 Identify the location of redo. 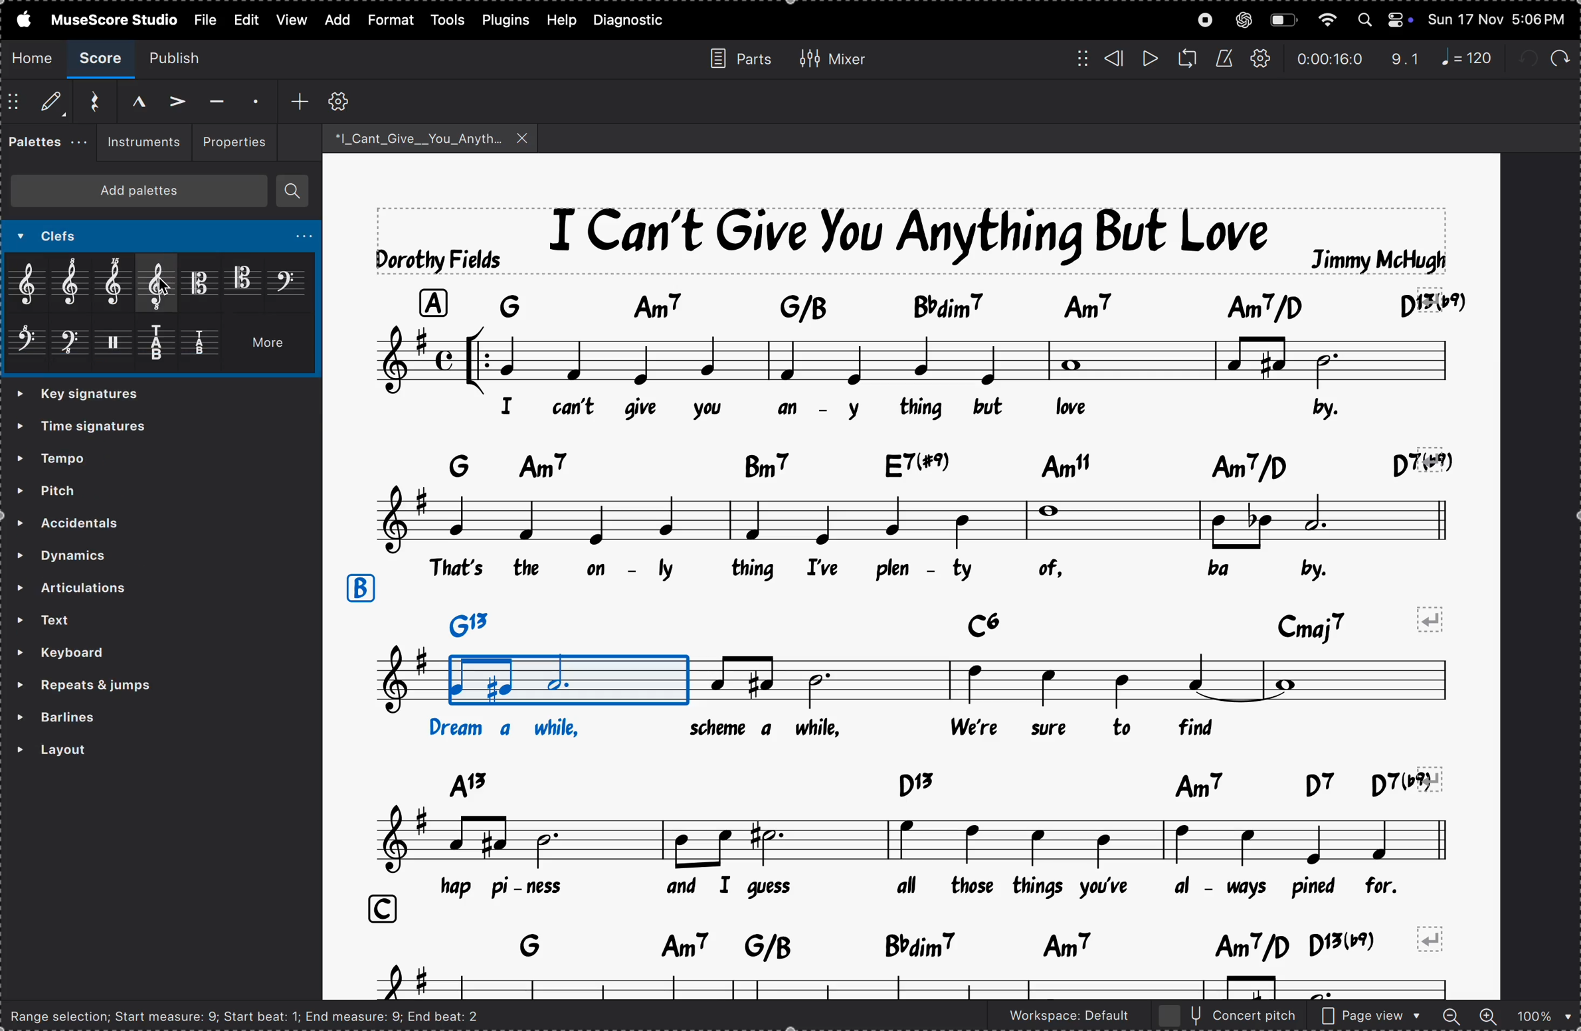
(1406, 59).